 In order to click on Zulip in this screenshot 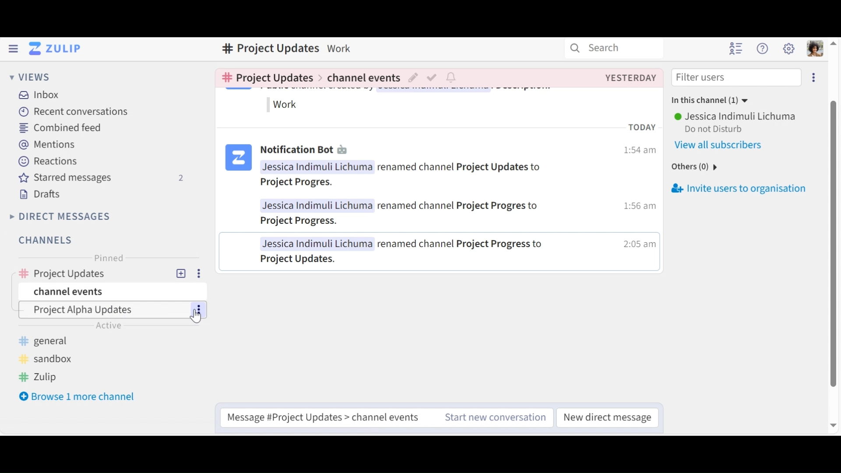, I will do `click(41, 376)`.